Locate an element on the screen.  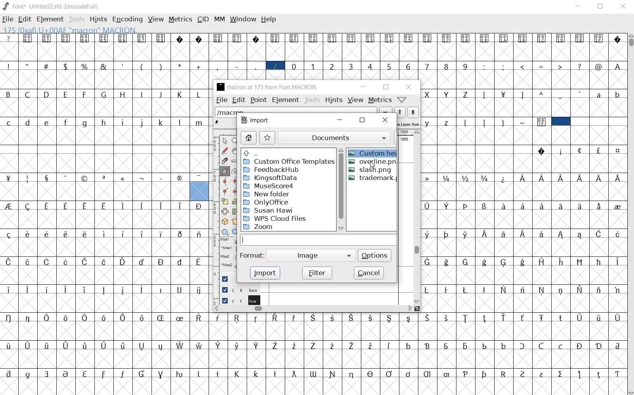
- is located at coordinates (237, 66).